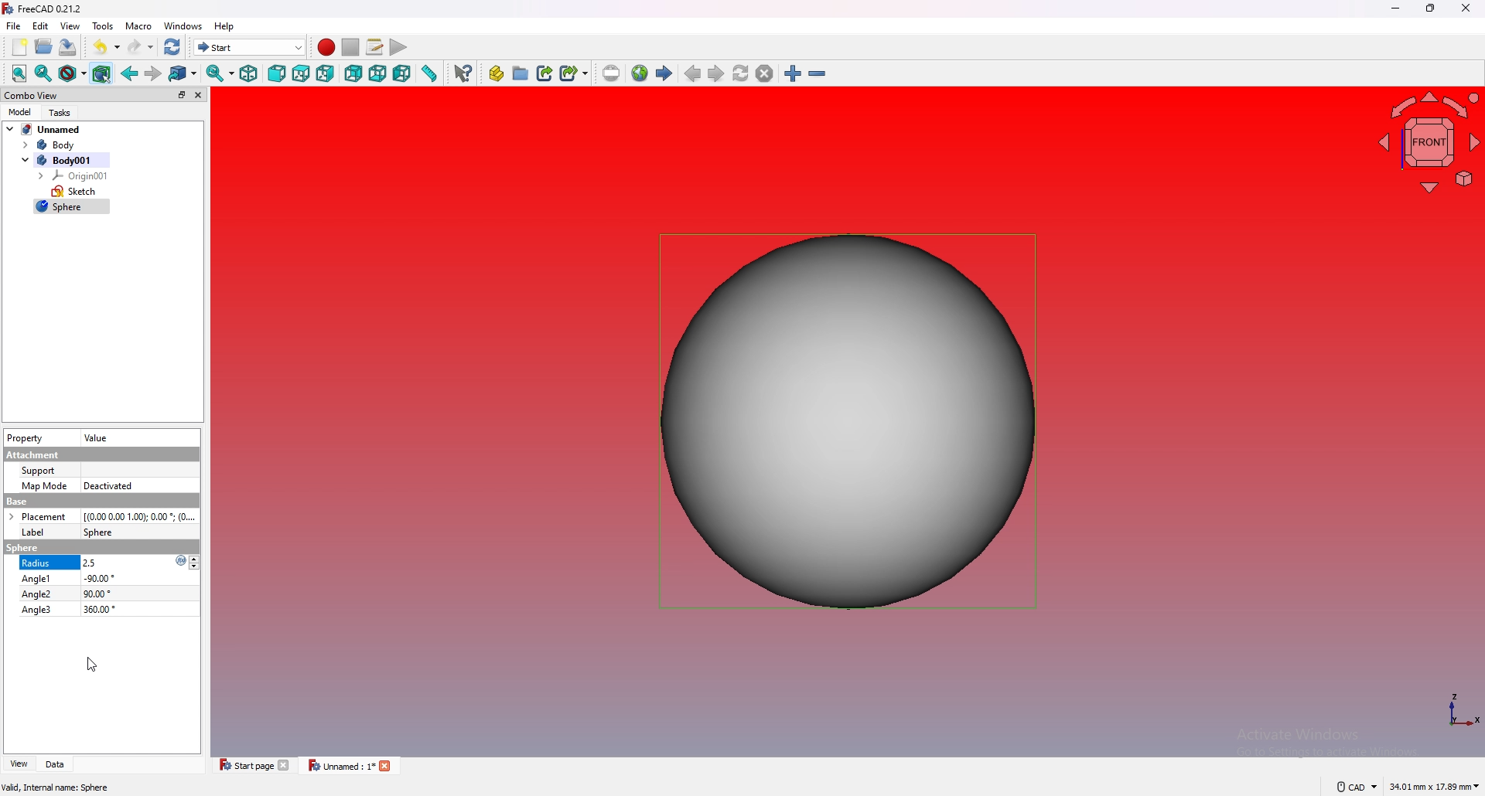  I want to click on redo, so click(142, 46).